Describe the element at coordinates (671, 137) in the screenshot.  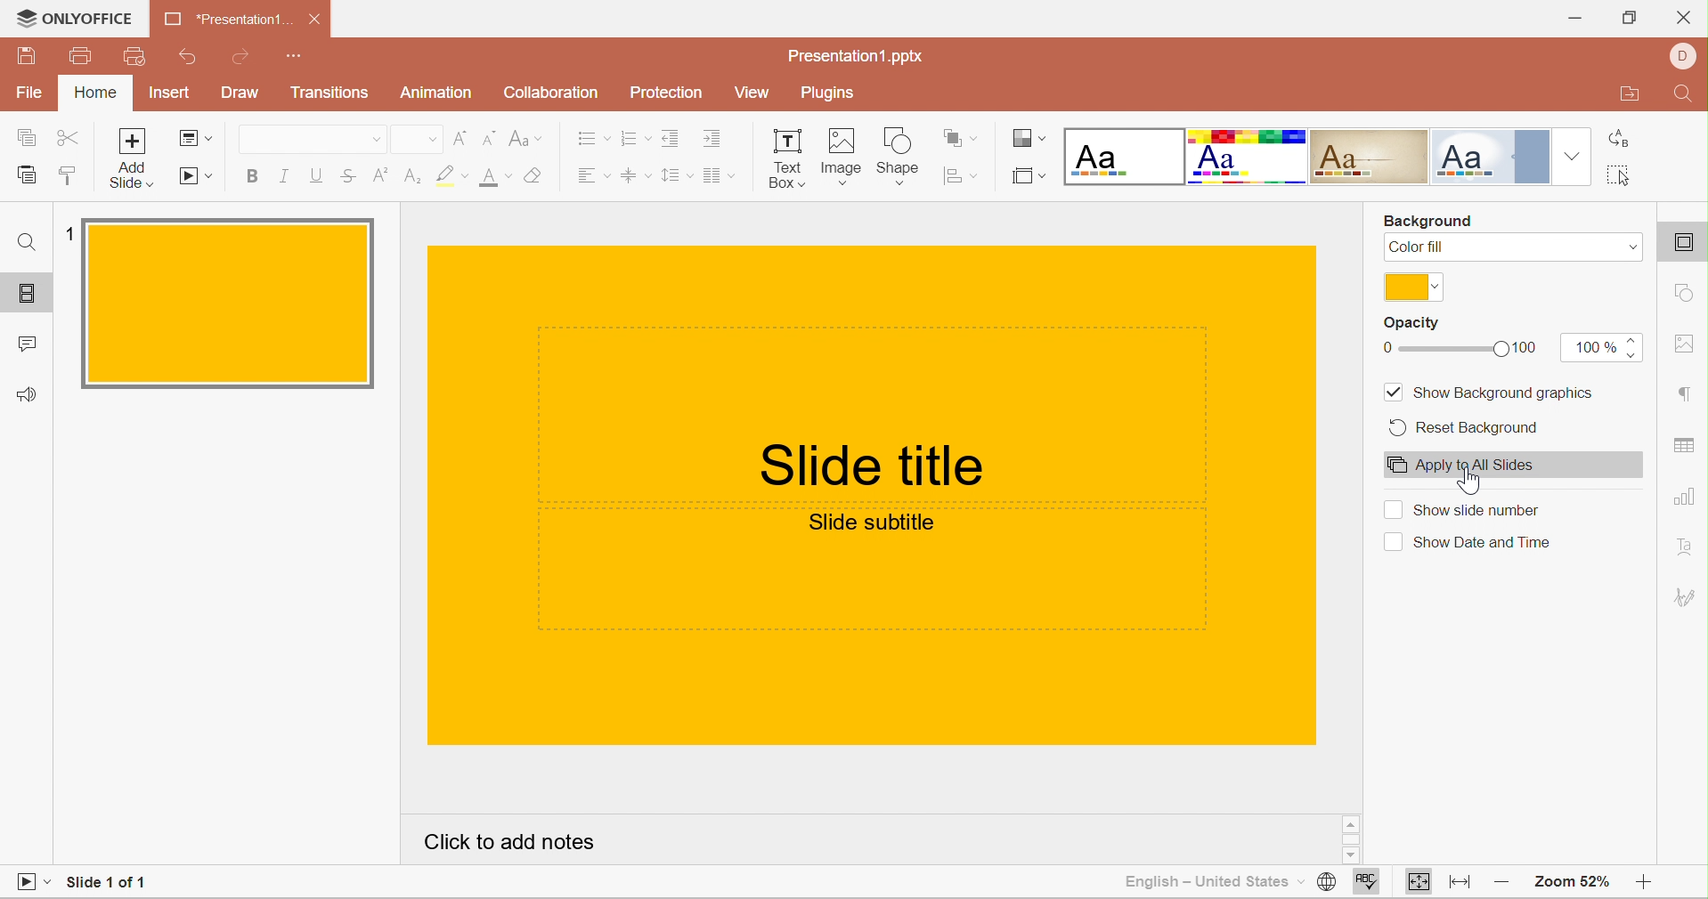
I see `Decrease Indent` at that location.